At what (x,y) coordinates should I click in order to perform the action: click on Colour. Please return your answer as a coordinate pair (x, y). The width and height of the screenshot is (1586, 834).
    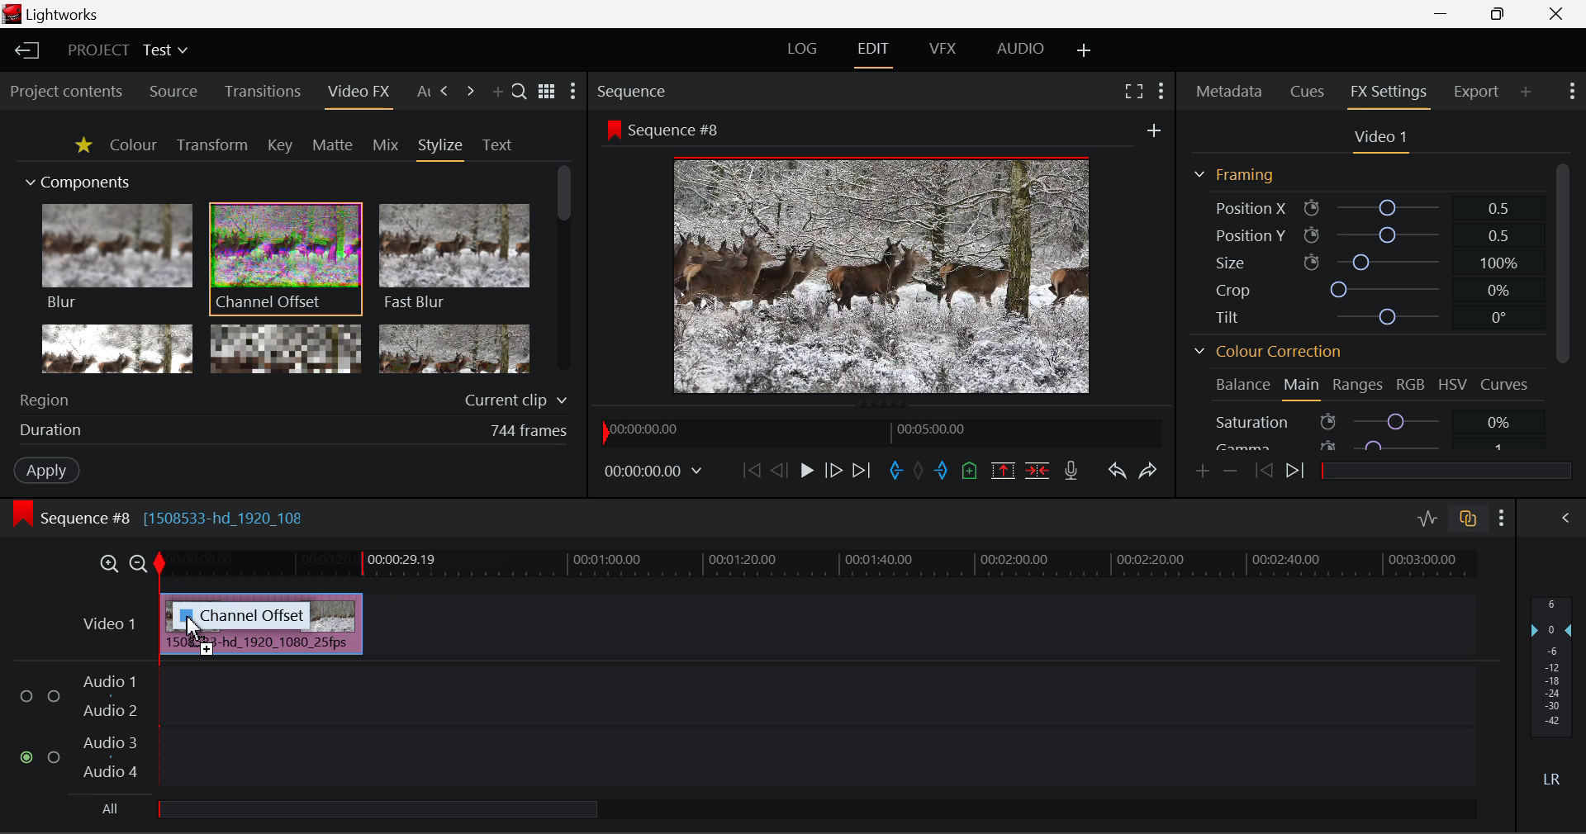
    Looking at the image, I should click on (132, 145).